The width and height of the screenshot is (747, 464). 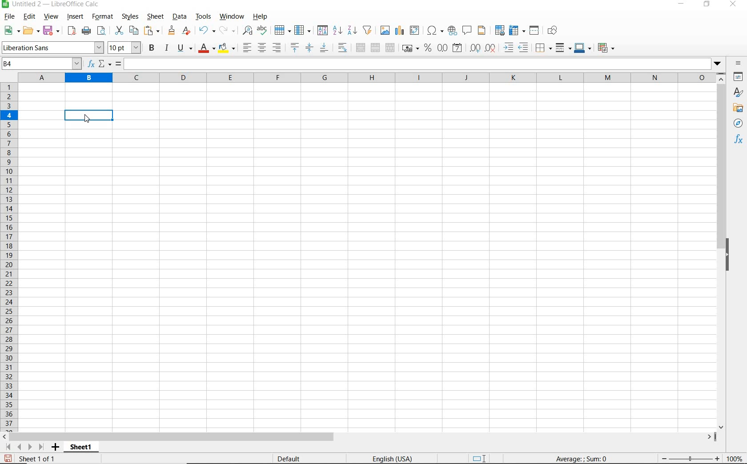 I want to click on sort descending, so click(x=353, y=32).